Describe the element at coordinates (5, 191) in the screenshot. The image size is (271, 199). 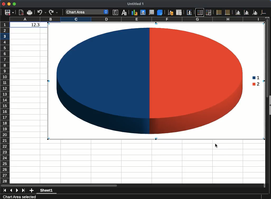
I see `first sheet` at that location.